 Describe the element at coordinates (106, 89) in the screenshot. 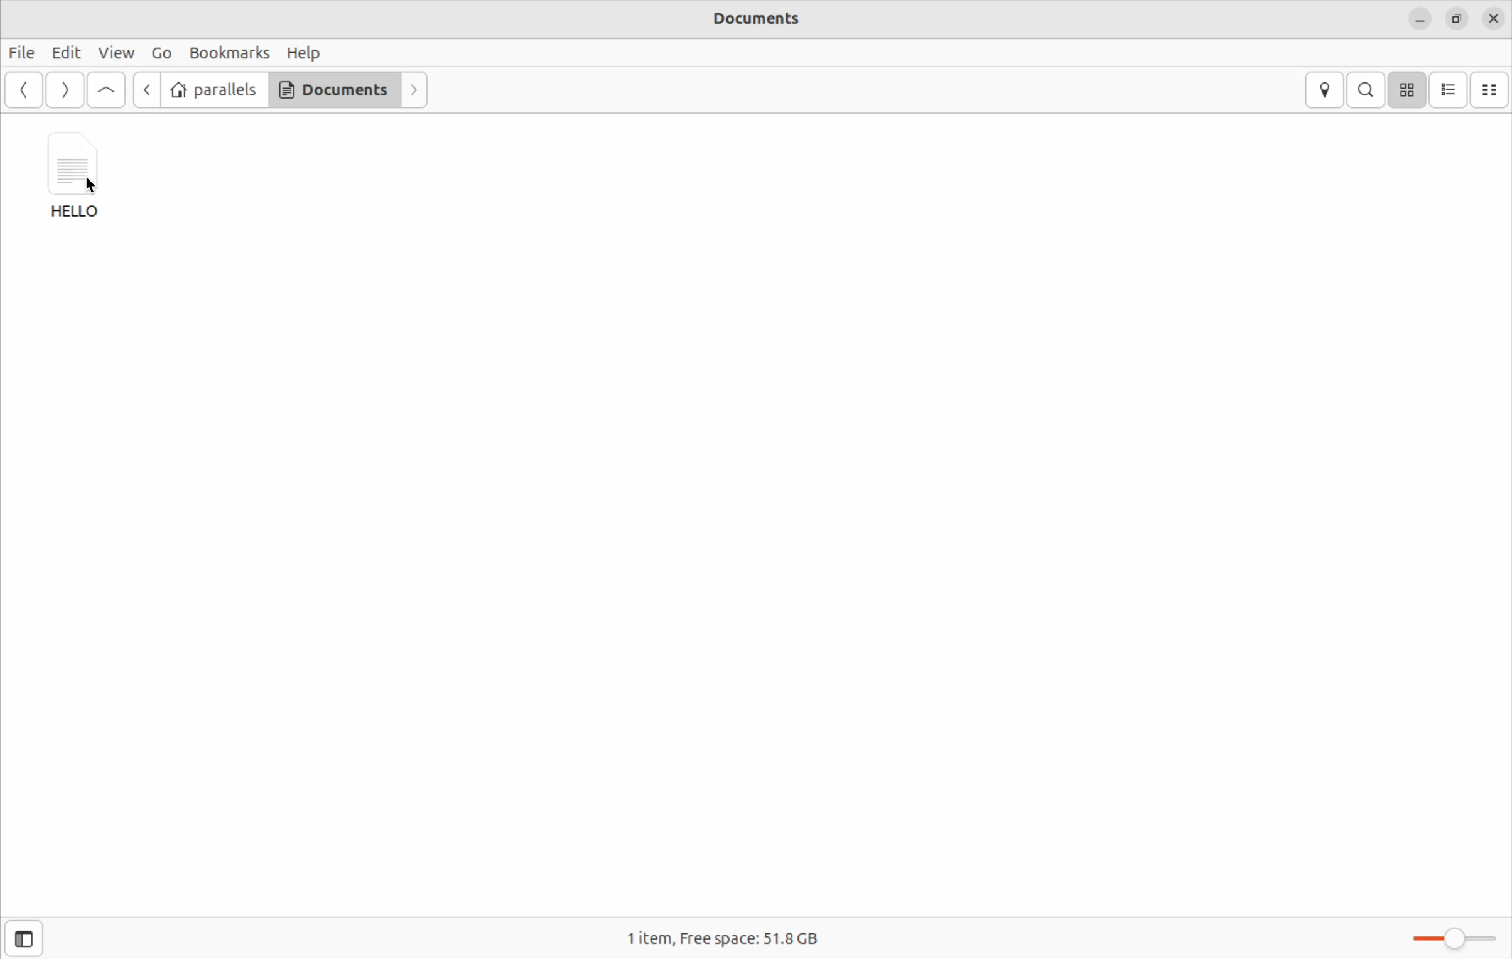

I see `Go up` at that location.